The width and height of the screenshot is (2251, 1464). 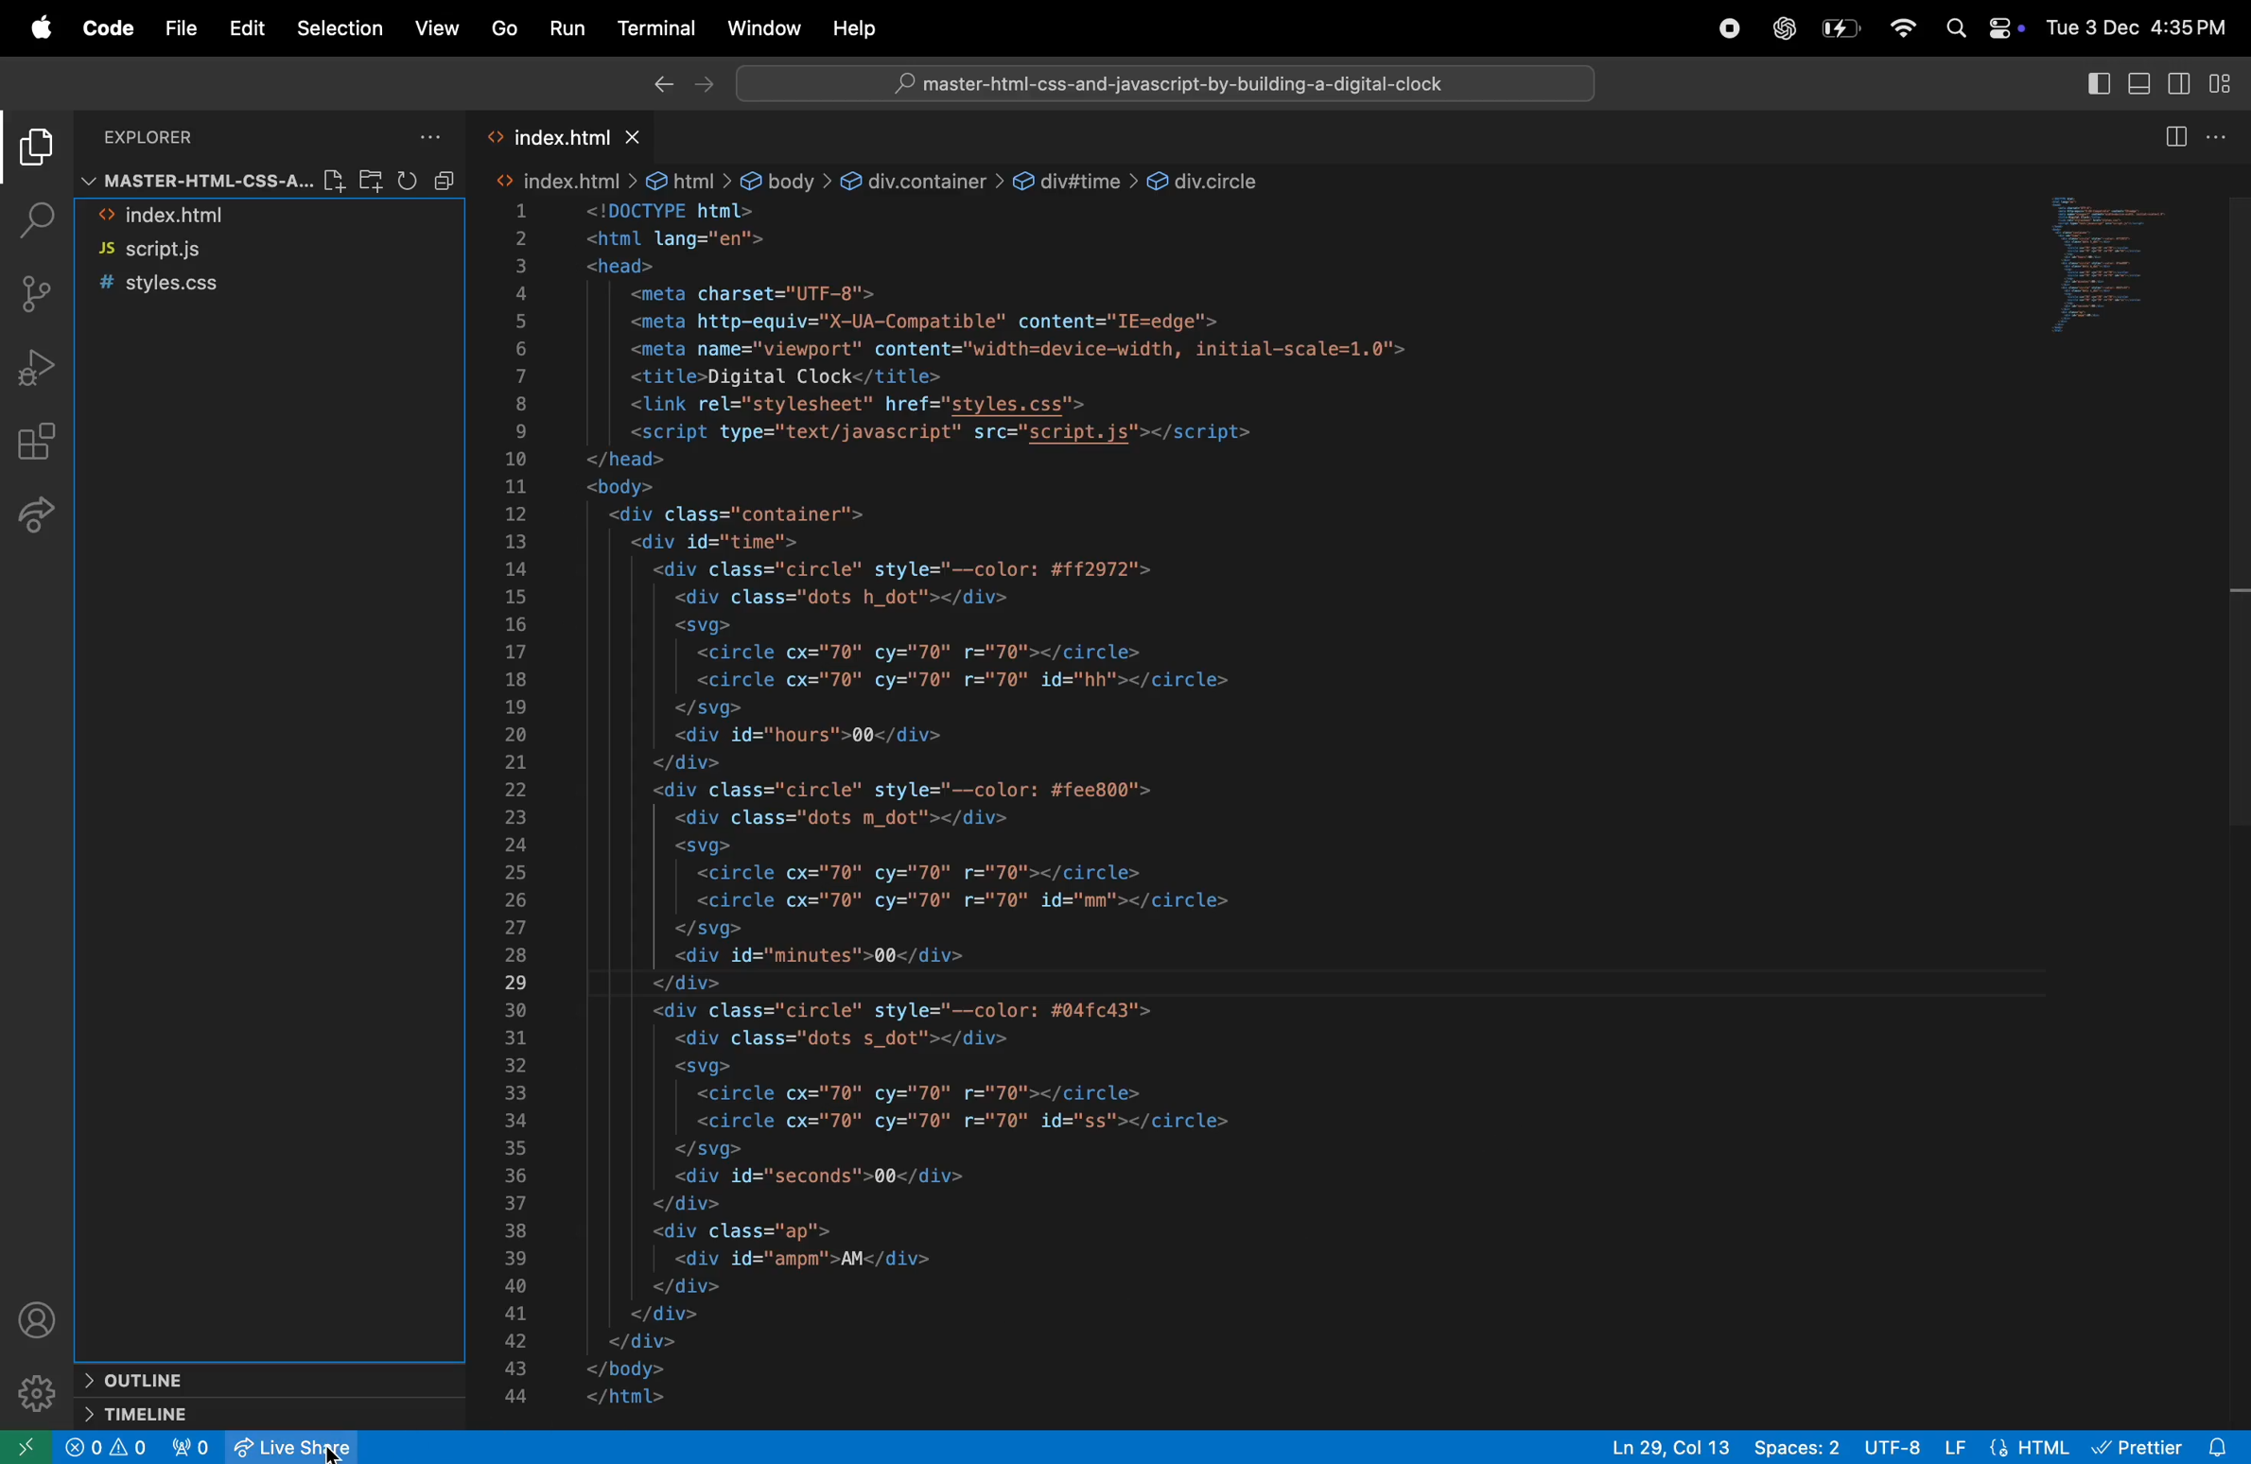 What do you see at coordinates (1779, 28) in the screenshot?
I see `chatgpt` at bounding box center [1779, 28].